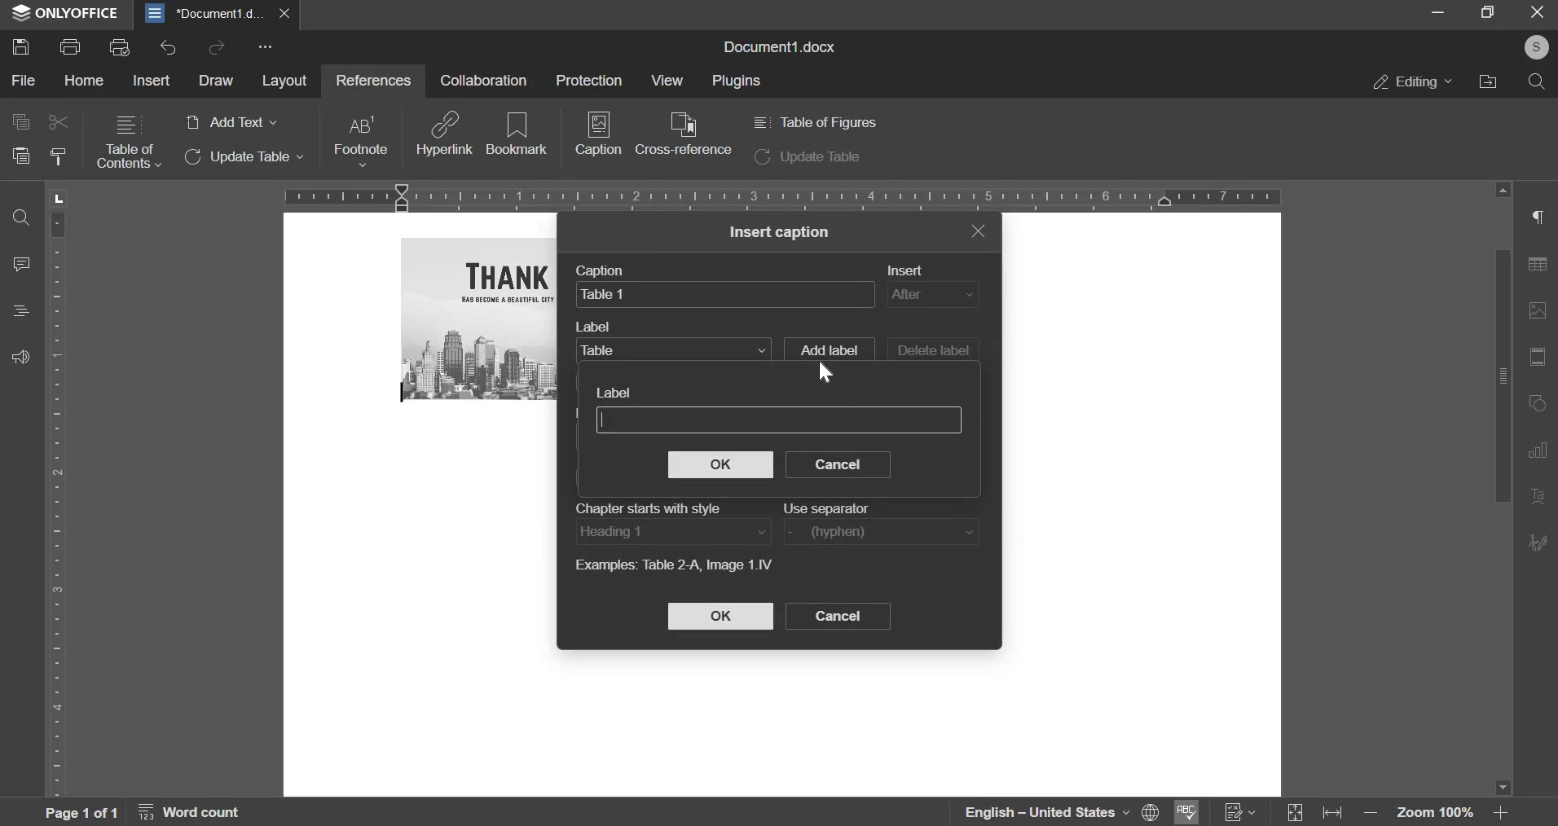  Describe the element at coordinates (725, 293) in the screenshot. I see `caption` at that location.